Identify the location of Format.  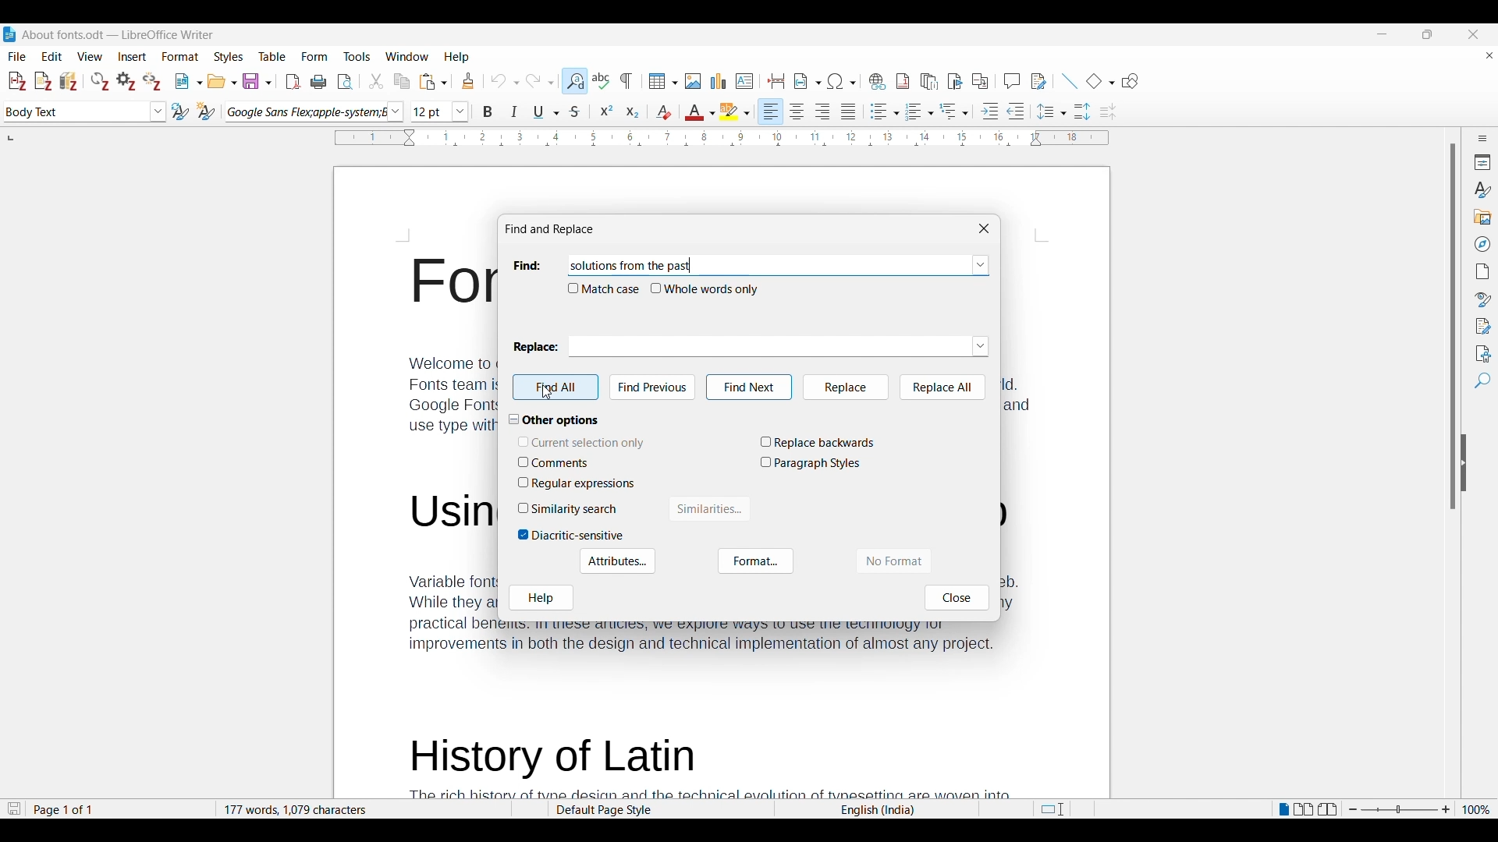
(756, 561).